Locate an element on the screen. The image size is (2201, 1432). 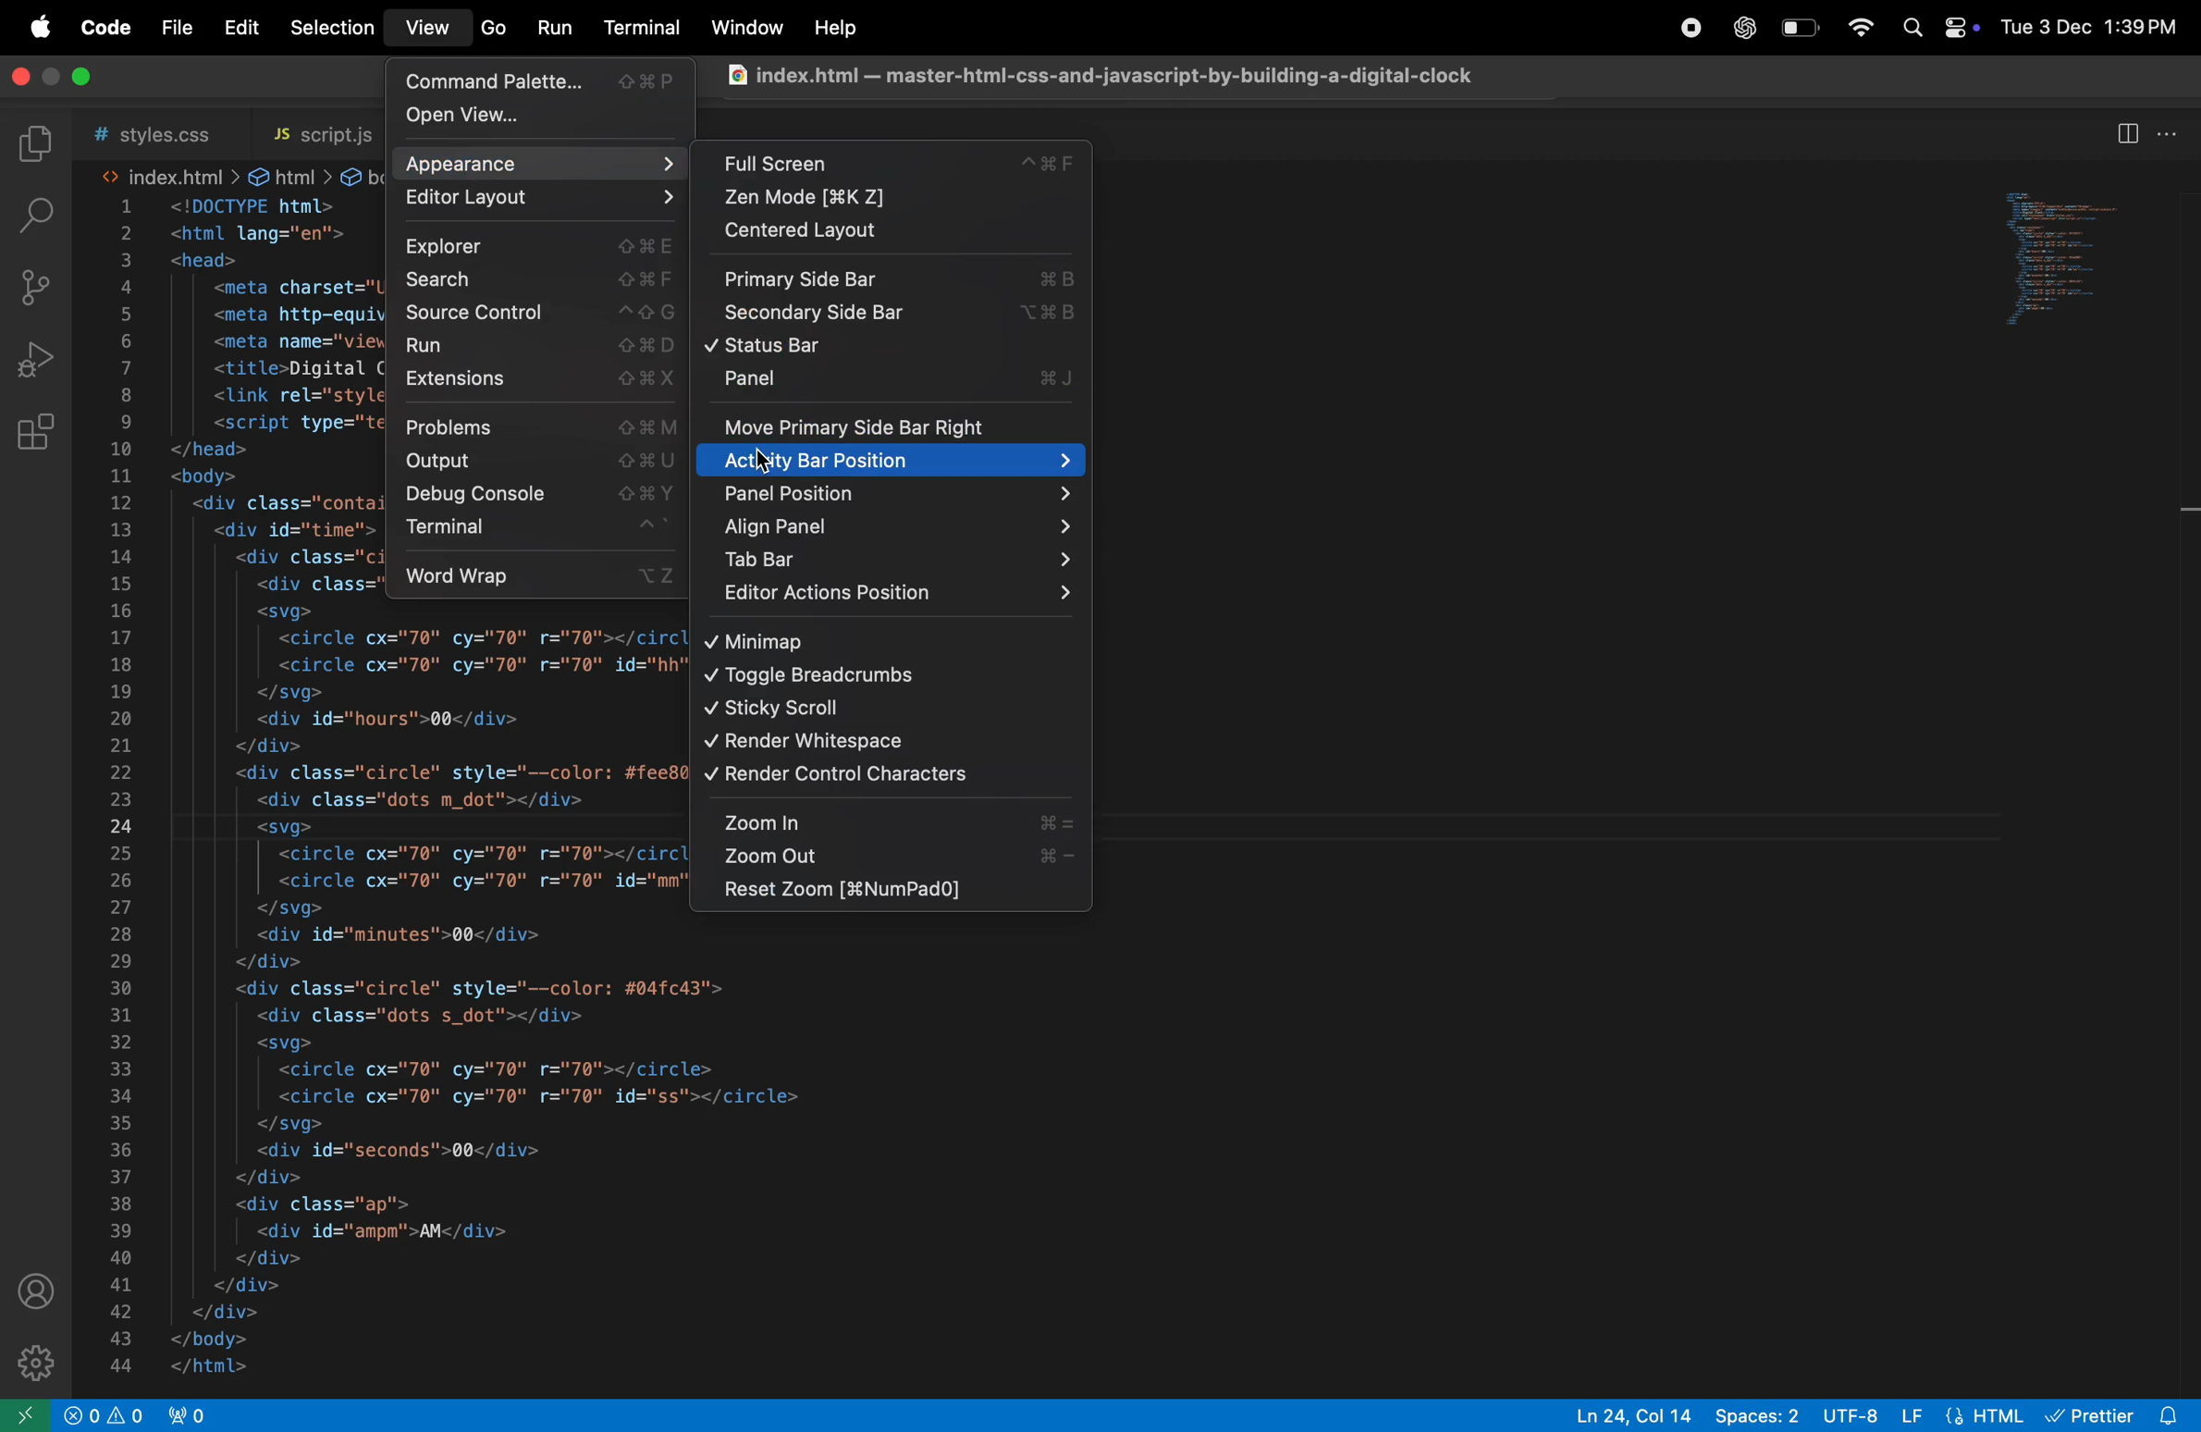
full screen is located at coordinates (897, 166).